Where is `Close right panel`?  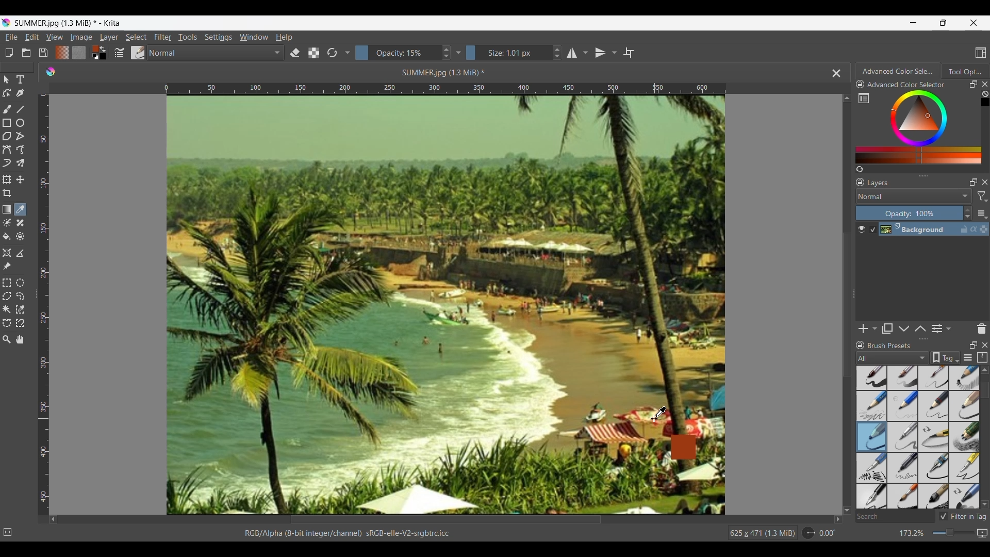 Close right panel is located at coordinates (985, 84).